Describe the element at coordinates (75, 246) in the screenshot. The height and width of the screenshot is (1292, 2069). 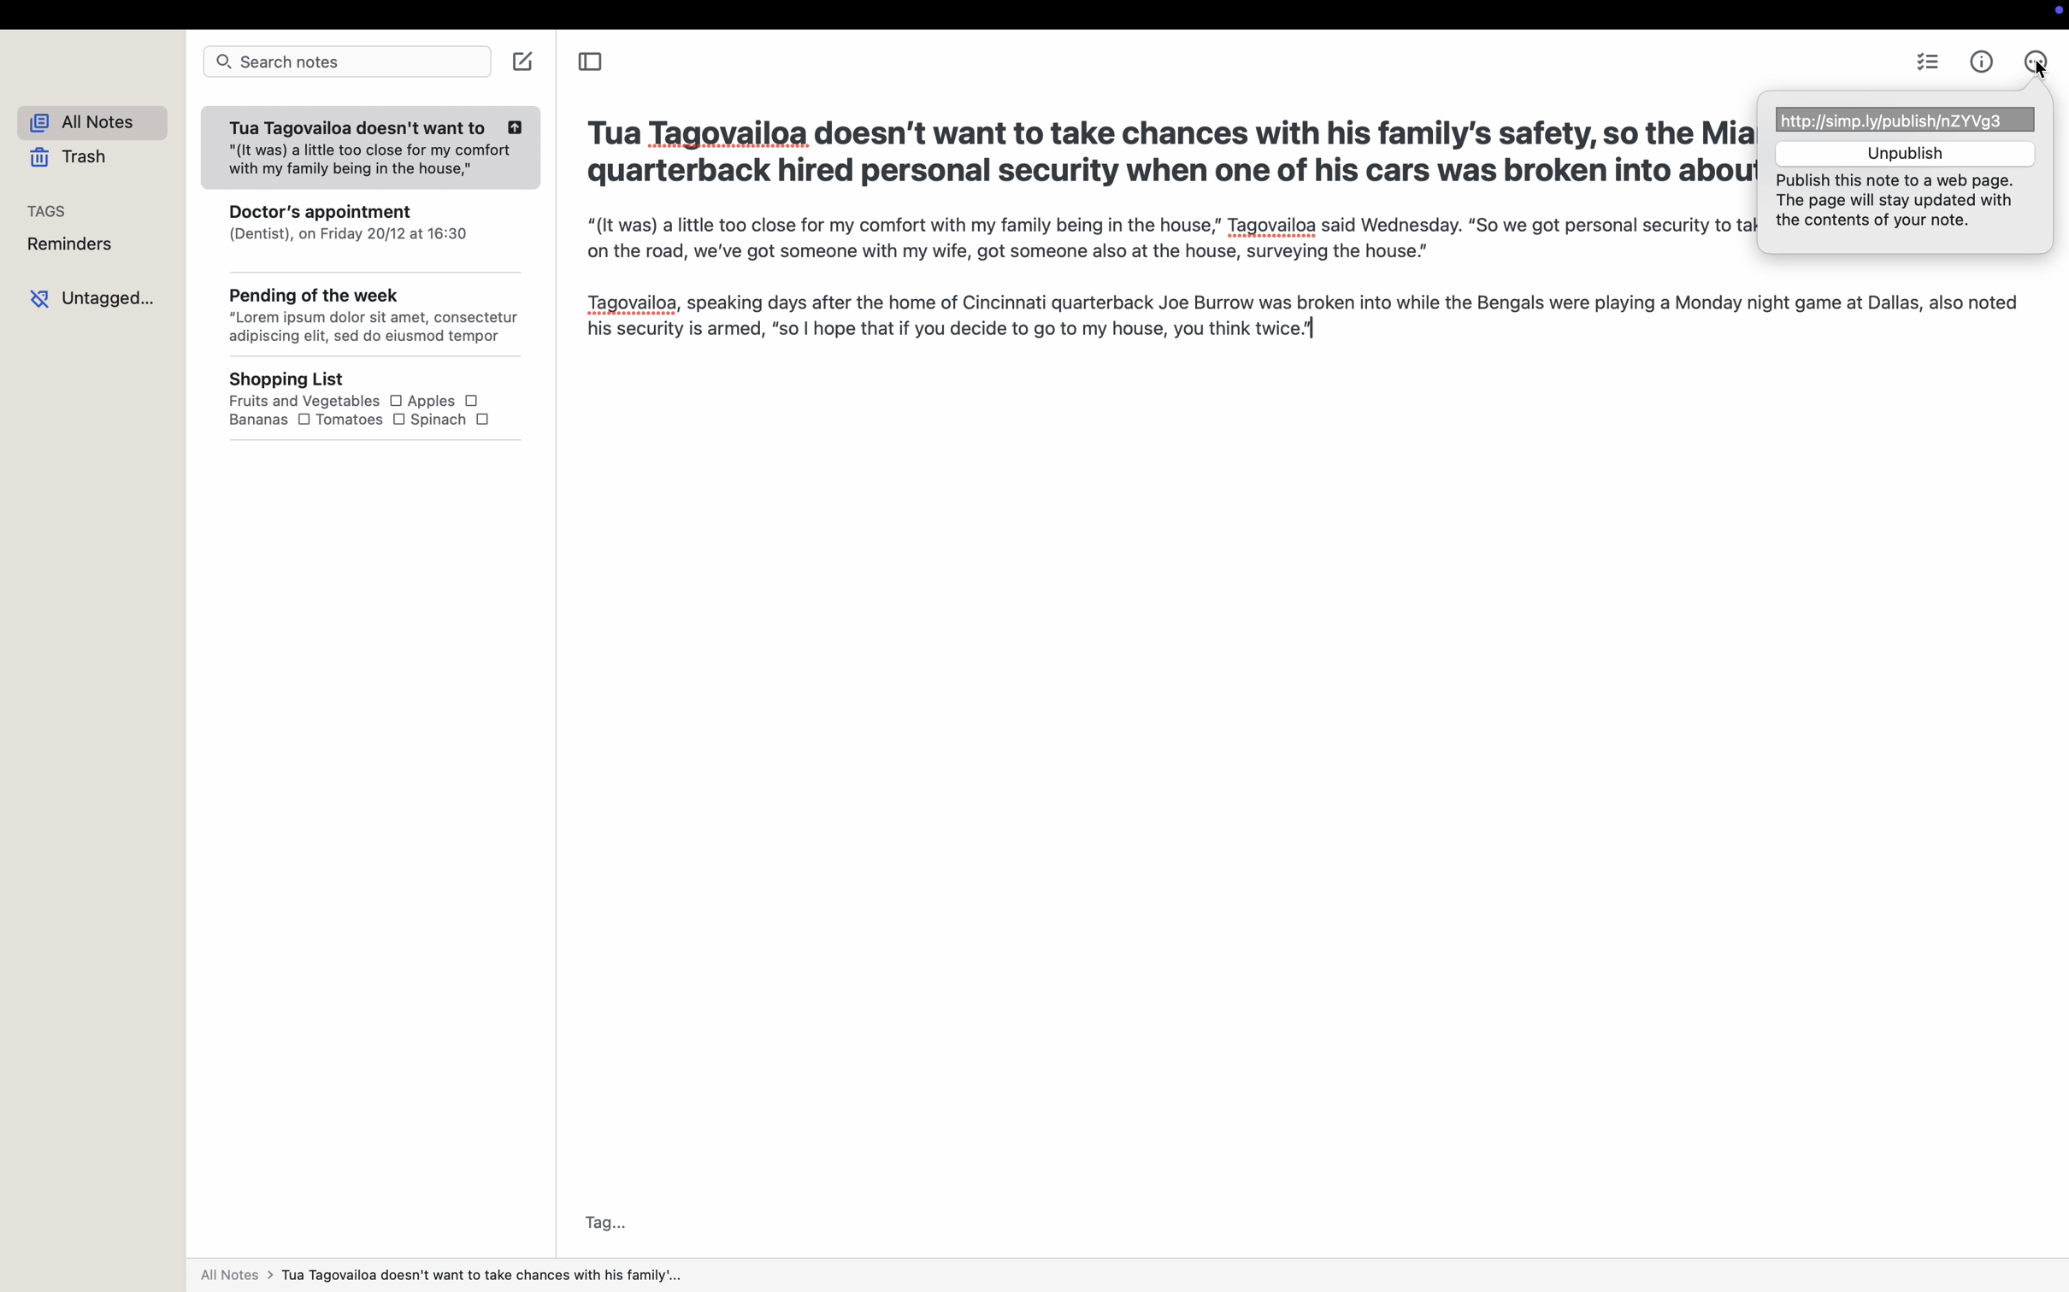
I see `reminders` at that location.